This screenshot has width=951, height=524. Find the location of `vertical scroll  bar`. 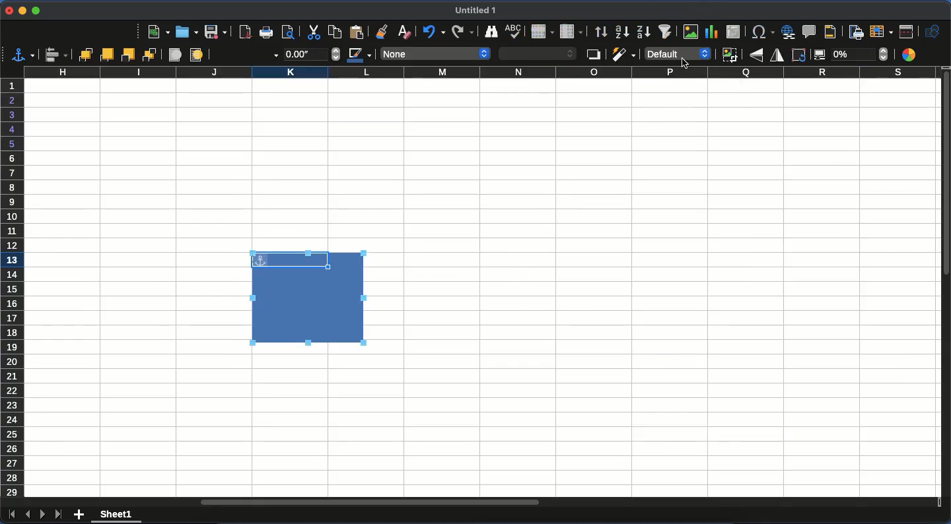

vertical scroll  bar is located at coordinates (945, 176).